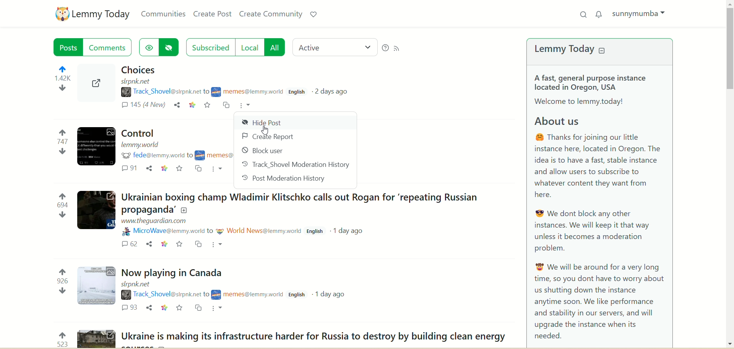  I want to click on local, so click(248, 48).